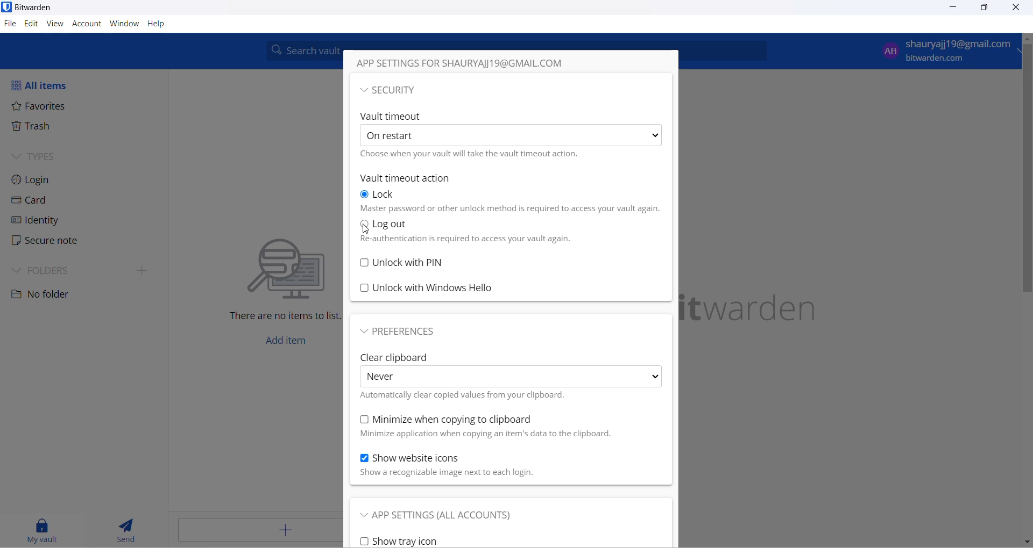 The height and width of the screenshot is (548, 1033). Describe the element at coordinates (1027, 542) in the screenshot. I see `move down` at that location.